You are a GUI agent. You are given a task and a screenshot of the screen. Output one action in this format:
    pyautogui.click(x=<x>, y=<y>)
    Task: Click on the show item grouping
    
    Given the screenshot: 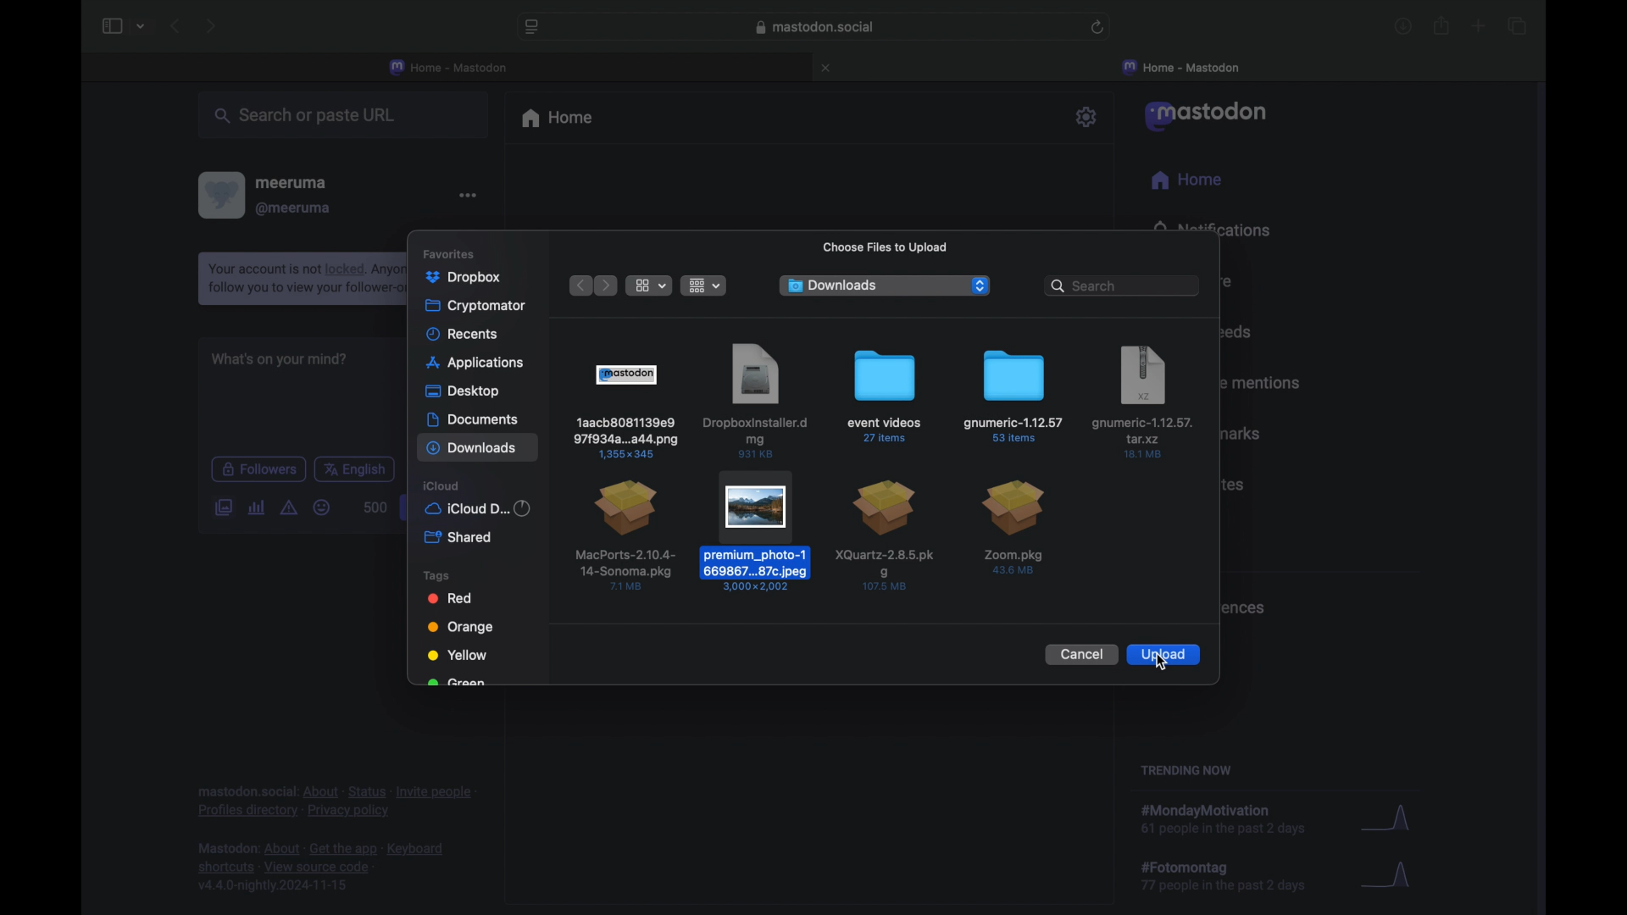 What is the action you would take?
    pyautogui.click(x=706, y=286)
    